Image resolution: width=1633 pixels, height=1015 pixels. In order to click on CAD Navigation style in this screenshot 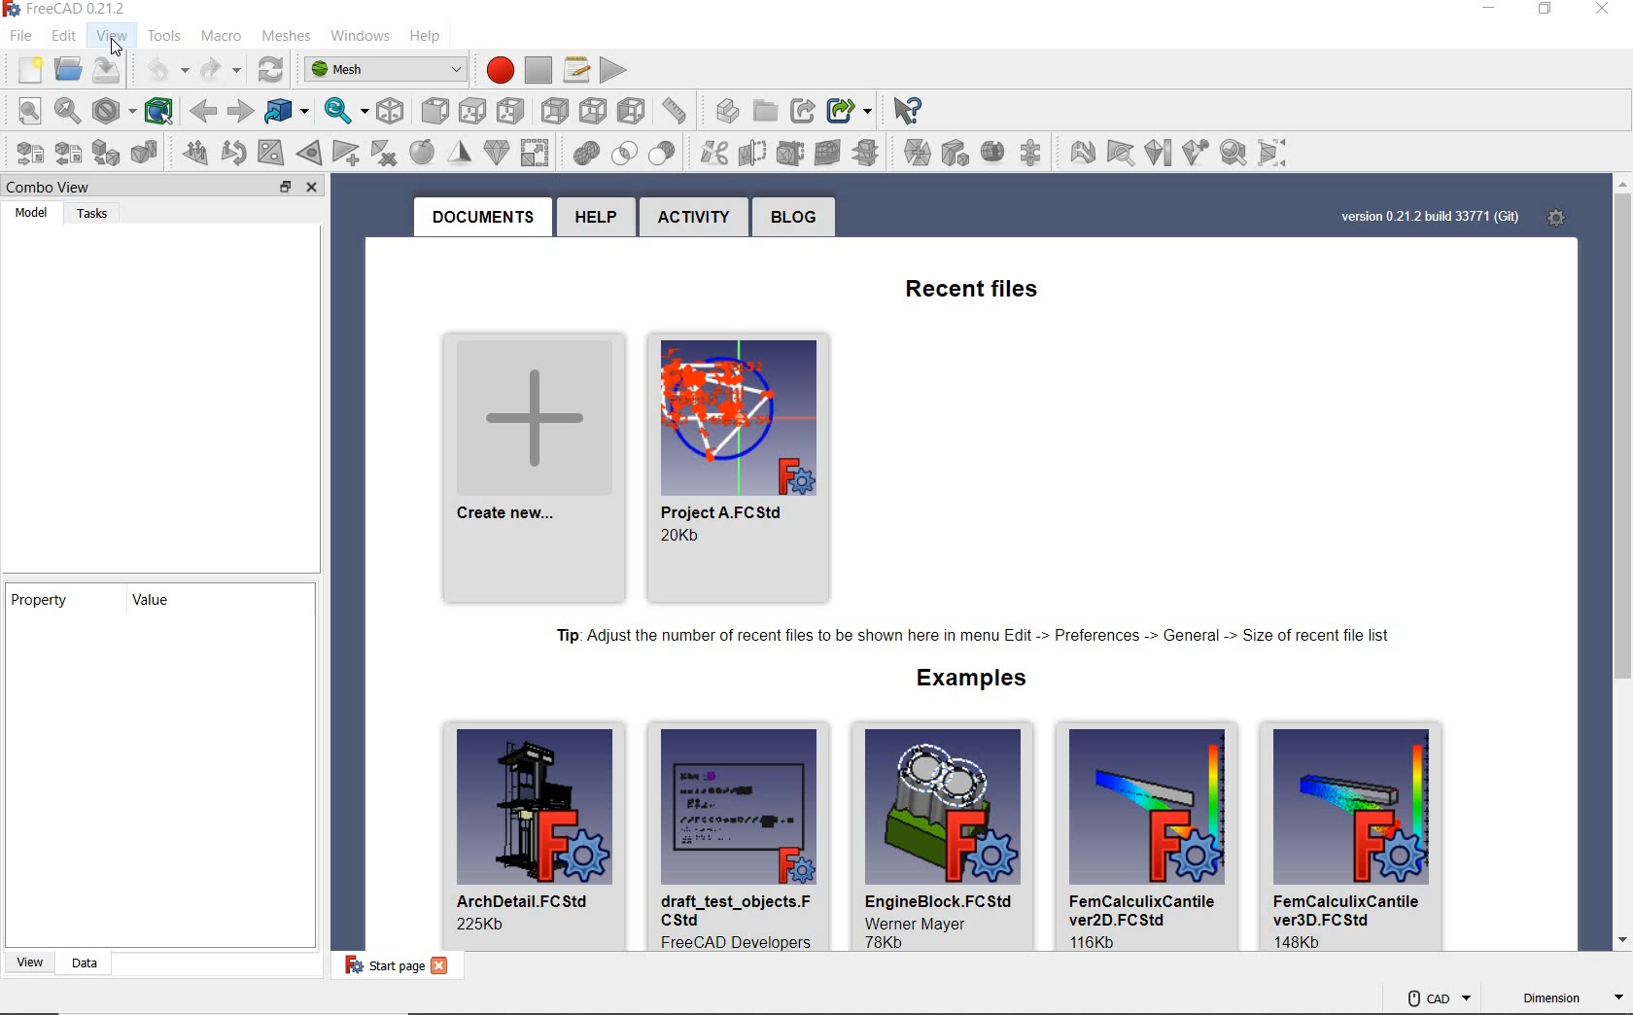, I will do `click(1431, 996)`.